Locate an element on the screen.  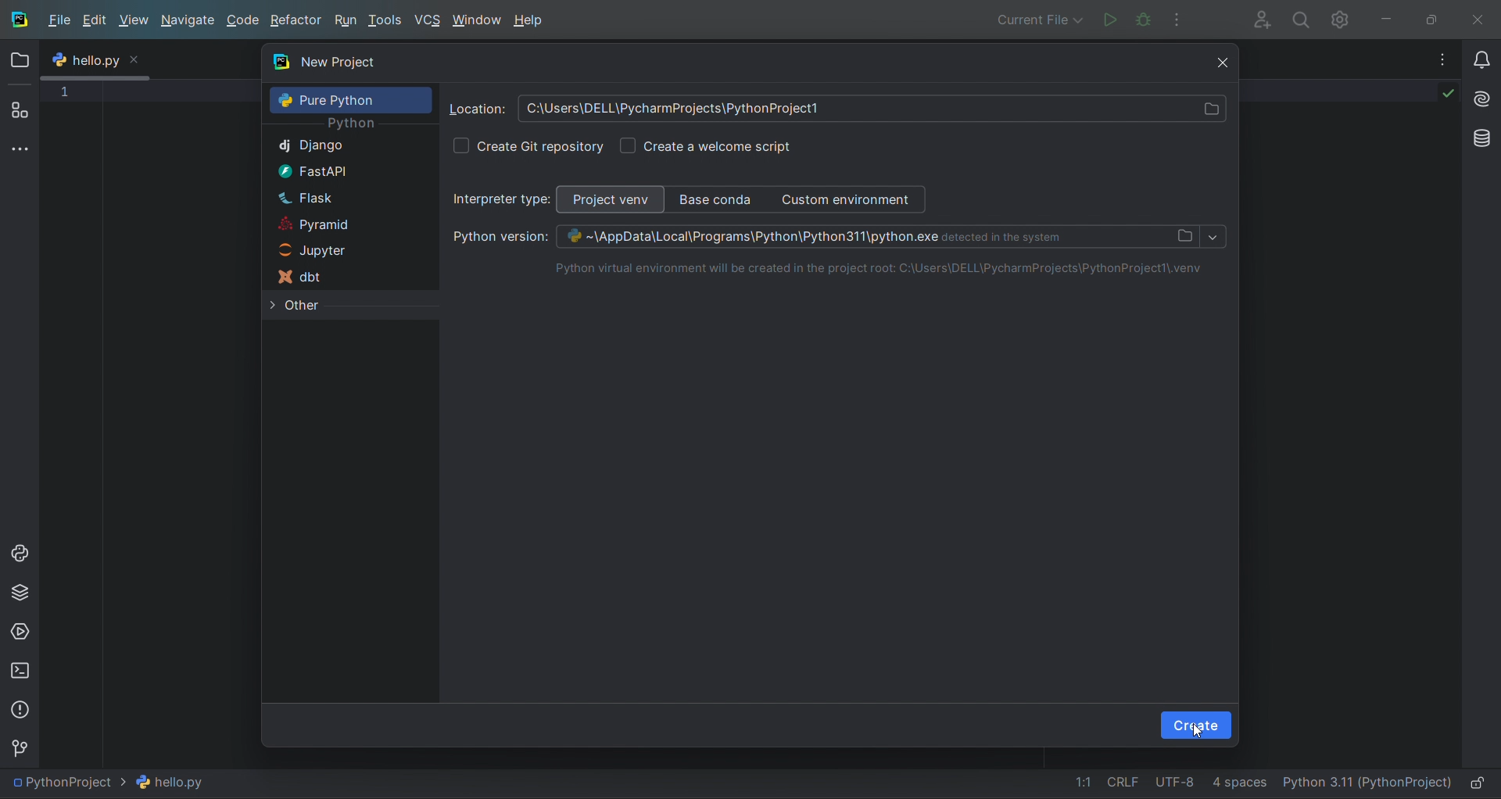
django is located at coordinates (346, 145).